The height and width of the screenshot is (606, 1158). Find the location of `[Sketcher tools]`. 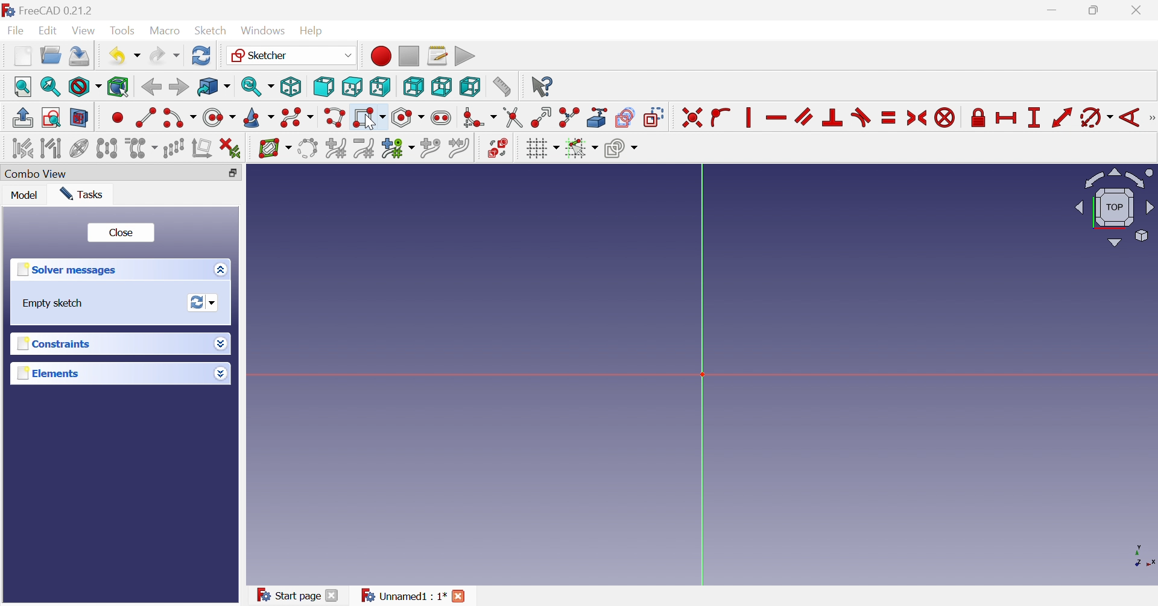

[Sketcher tools] is located at coordinates (1151, 119).